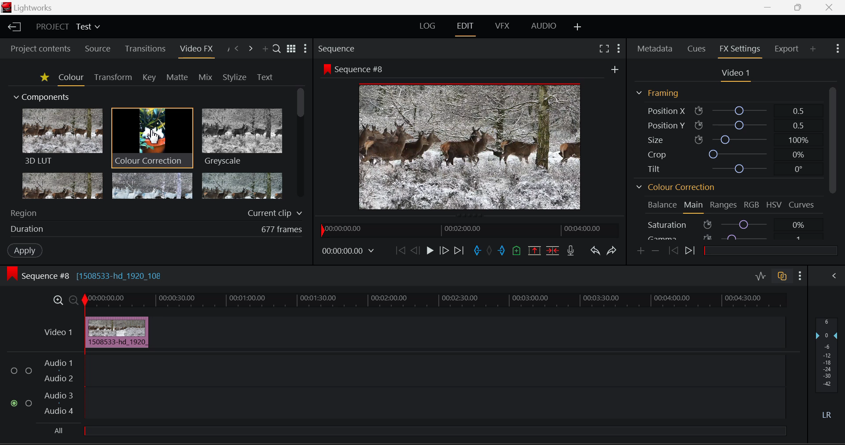 This screenshot has width=845, height=445. I want to click on Project Title, so click(67, 27).